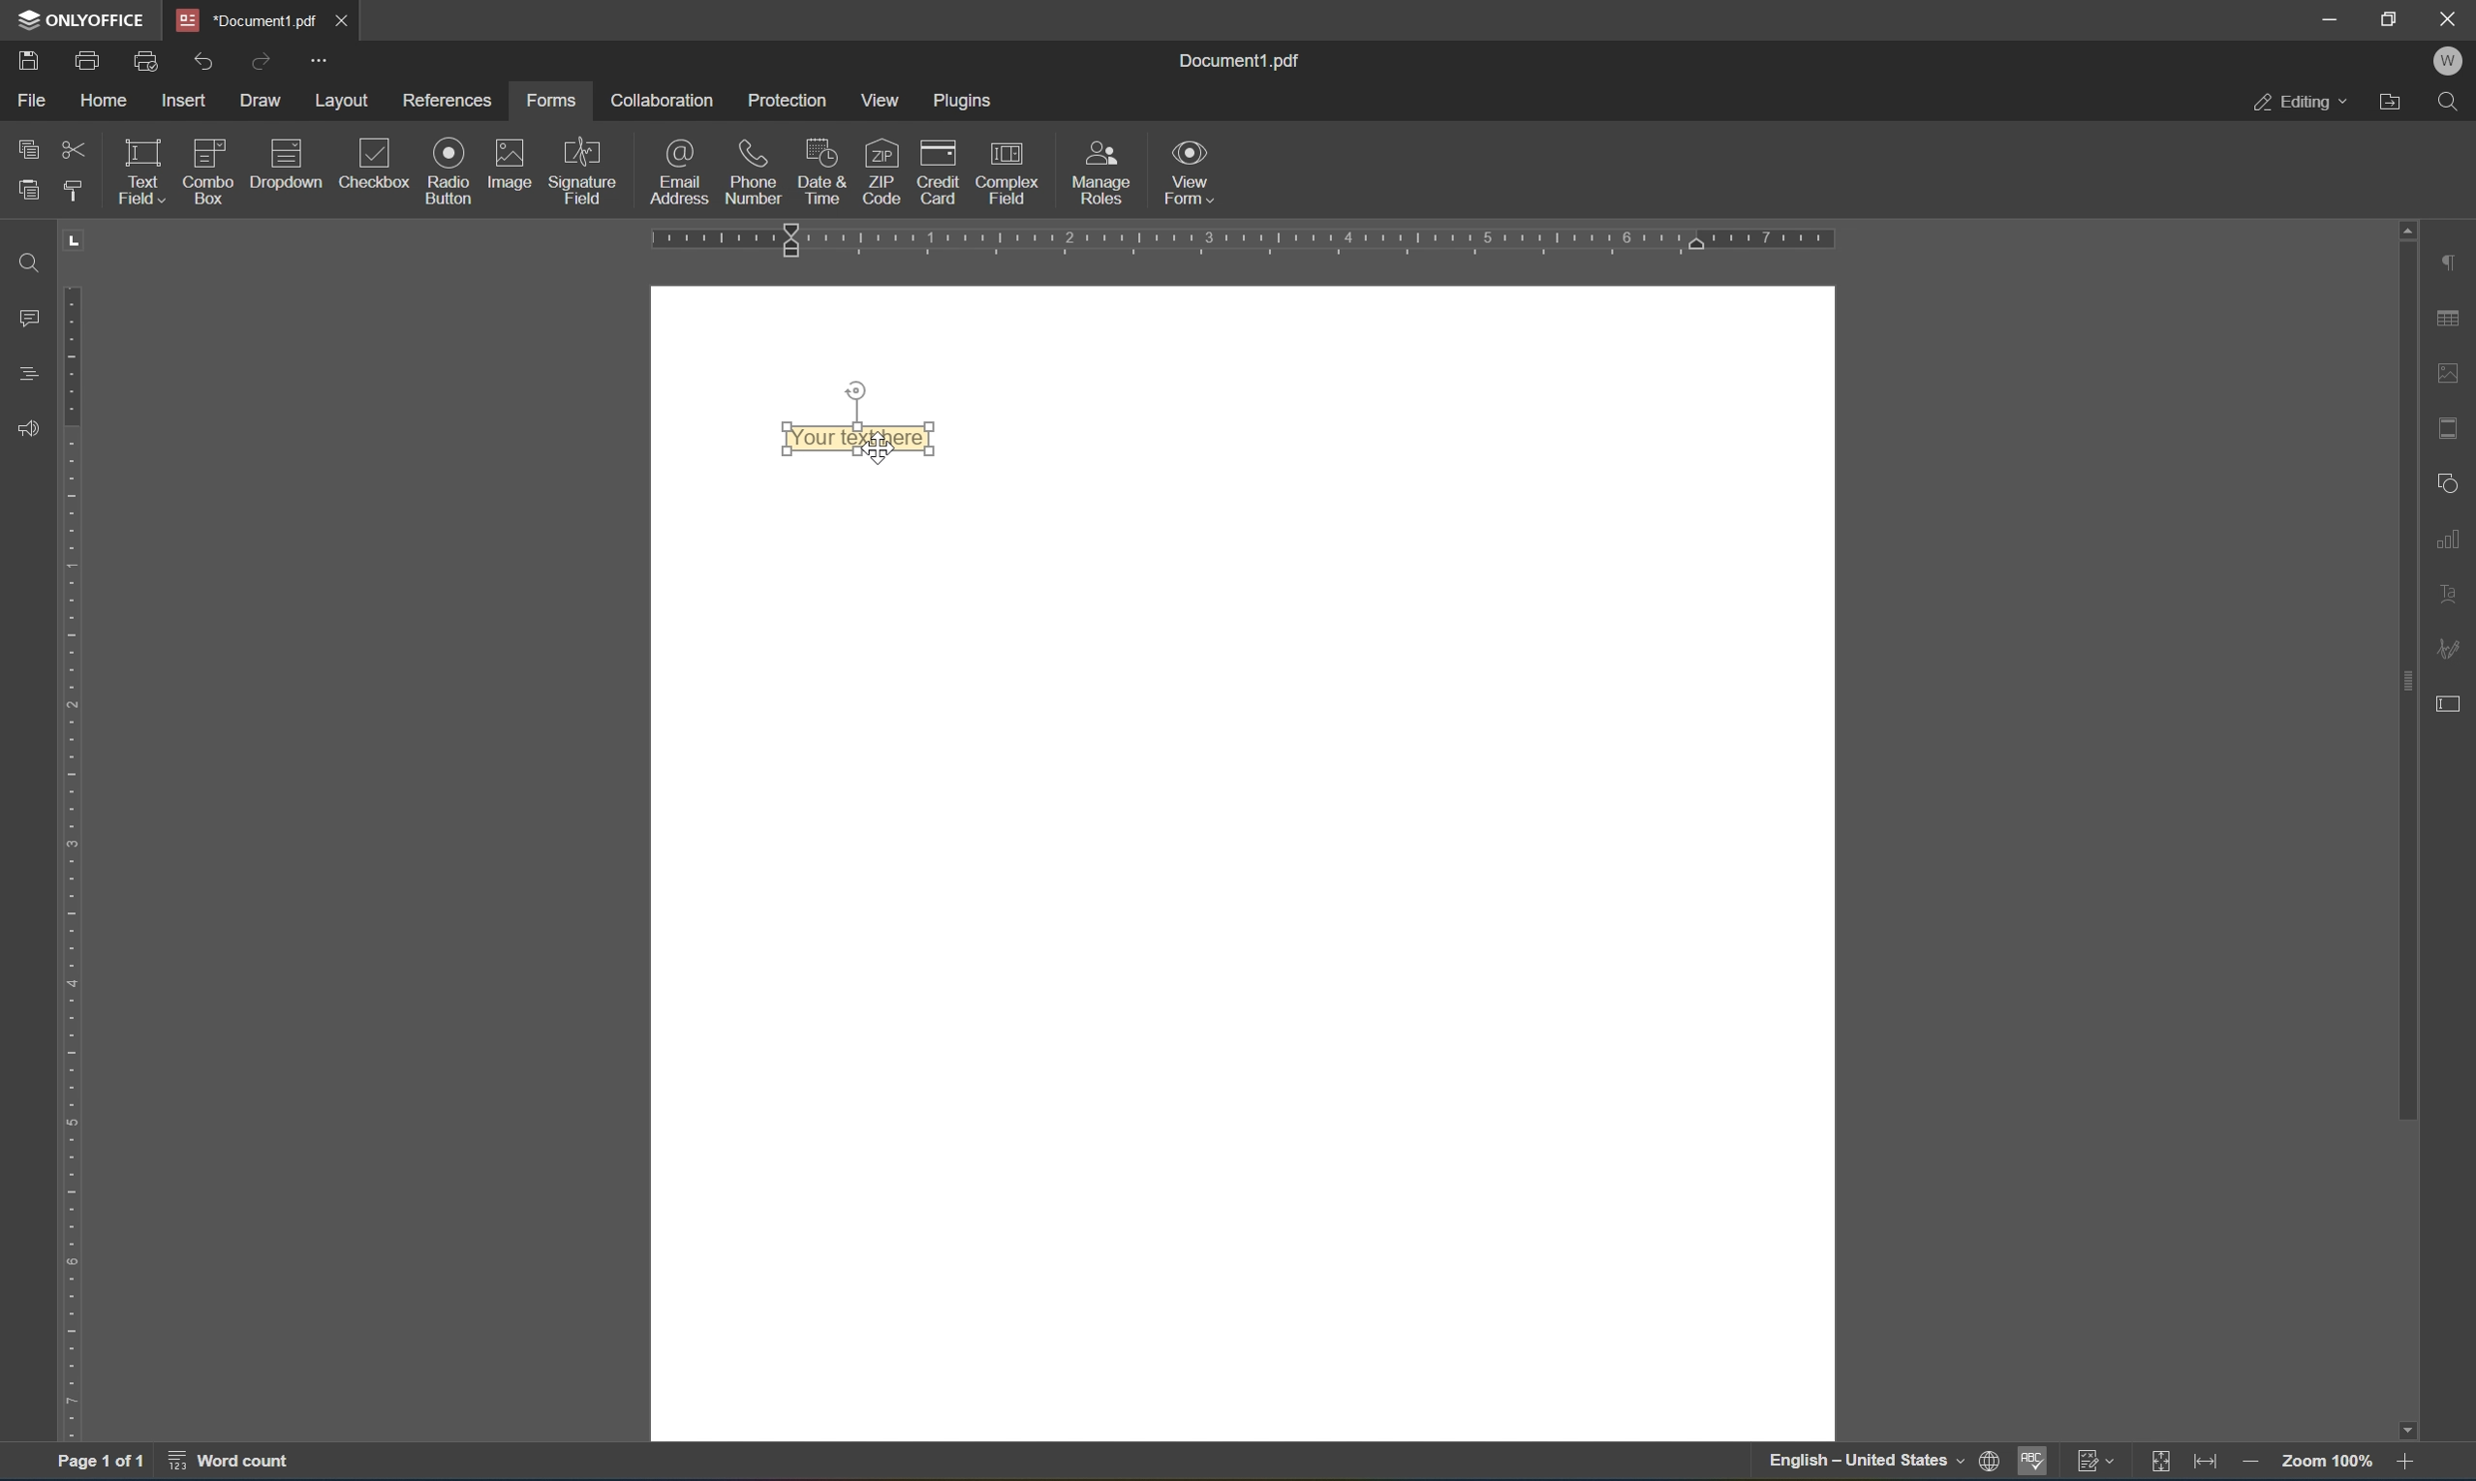 Image resolution: width=2476 pixels, height=1481 pixels. What do you see at coordinates (242, 16) in the screenshot?
I see `document1` at bounding box center [242, 16].